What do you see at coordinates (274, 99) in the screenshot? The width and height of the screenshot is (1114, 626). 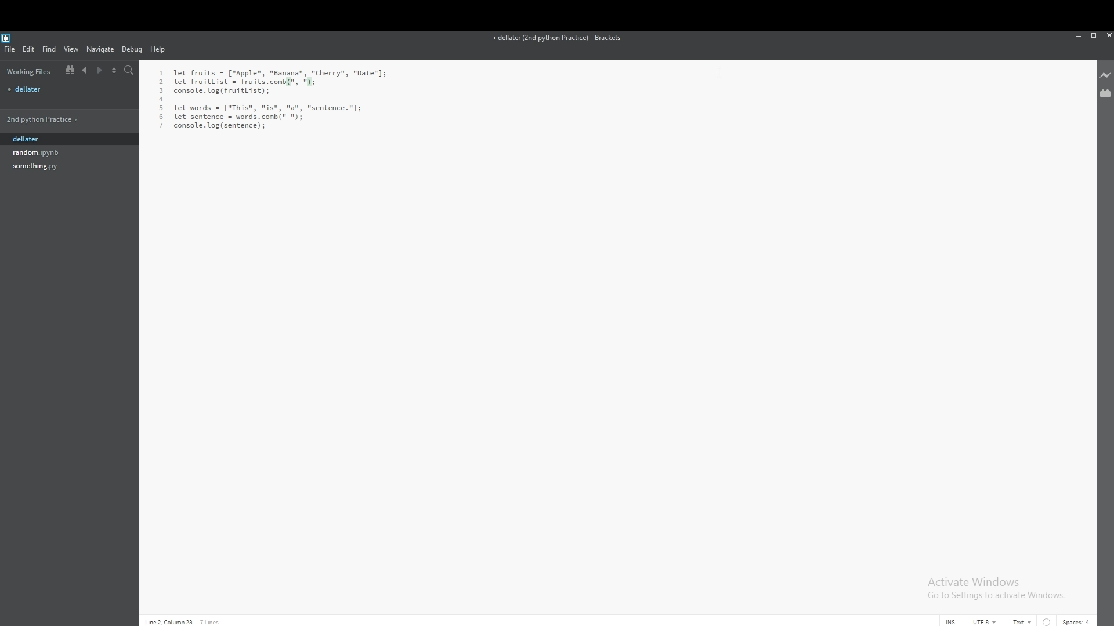 I see `new text` at bounding box center [274, 99].